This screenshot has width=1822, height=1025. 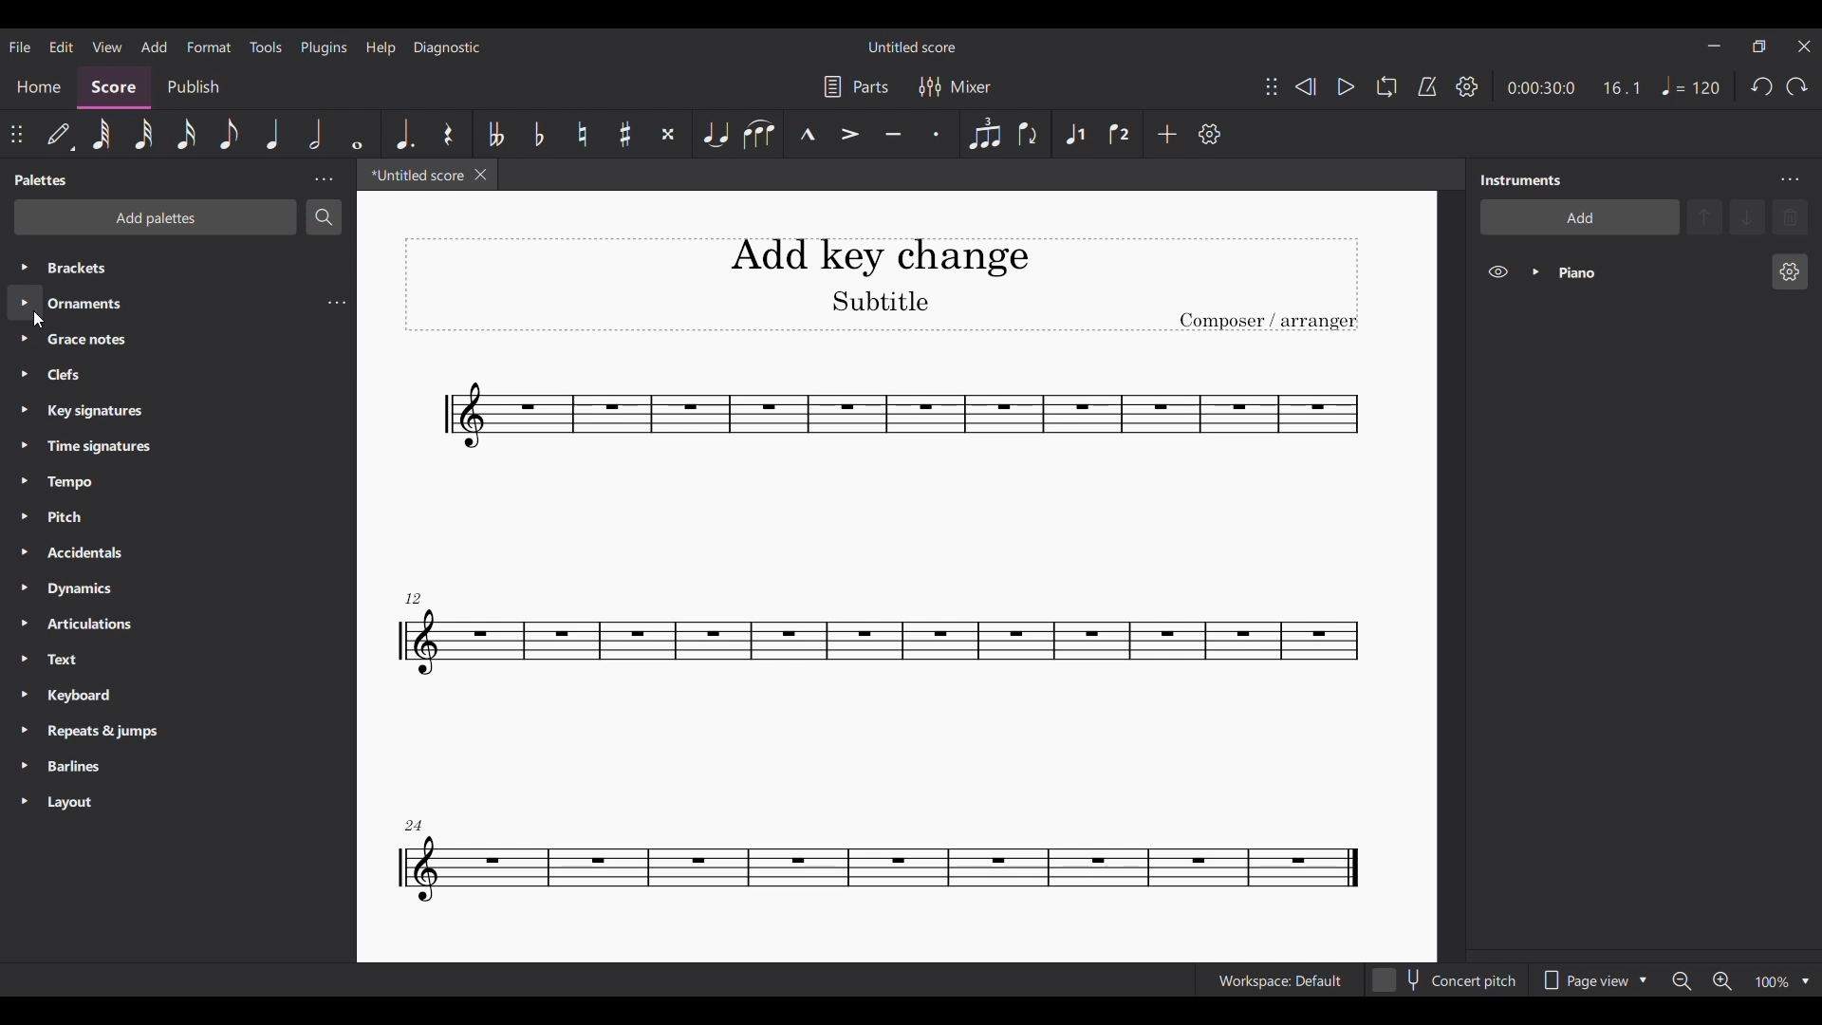 What do you see at coordinates (1573, 87) in the screenshot?
I see `Ratio and duration of score` at bounding box center [1573, 87].